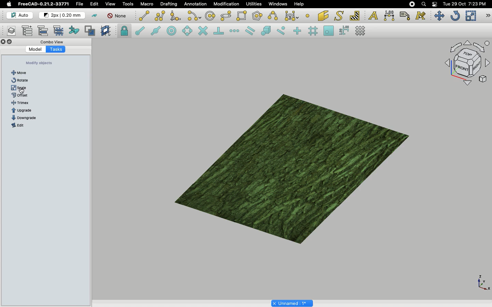 Image resolution: width=492 pixels, height=307 pixels. Describe the element at coordinates (124, 31) in the screenshot. I see `Snap lock` at that location.